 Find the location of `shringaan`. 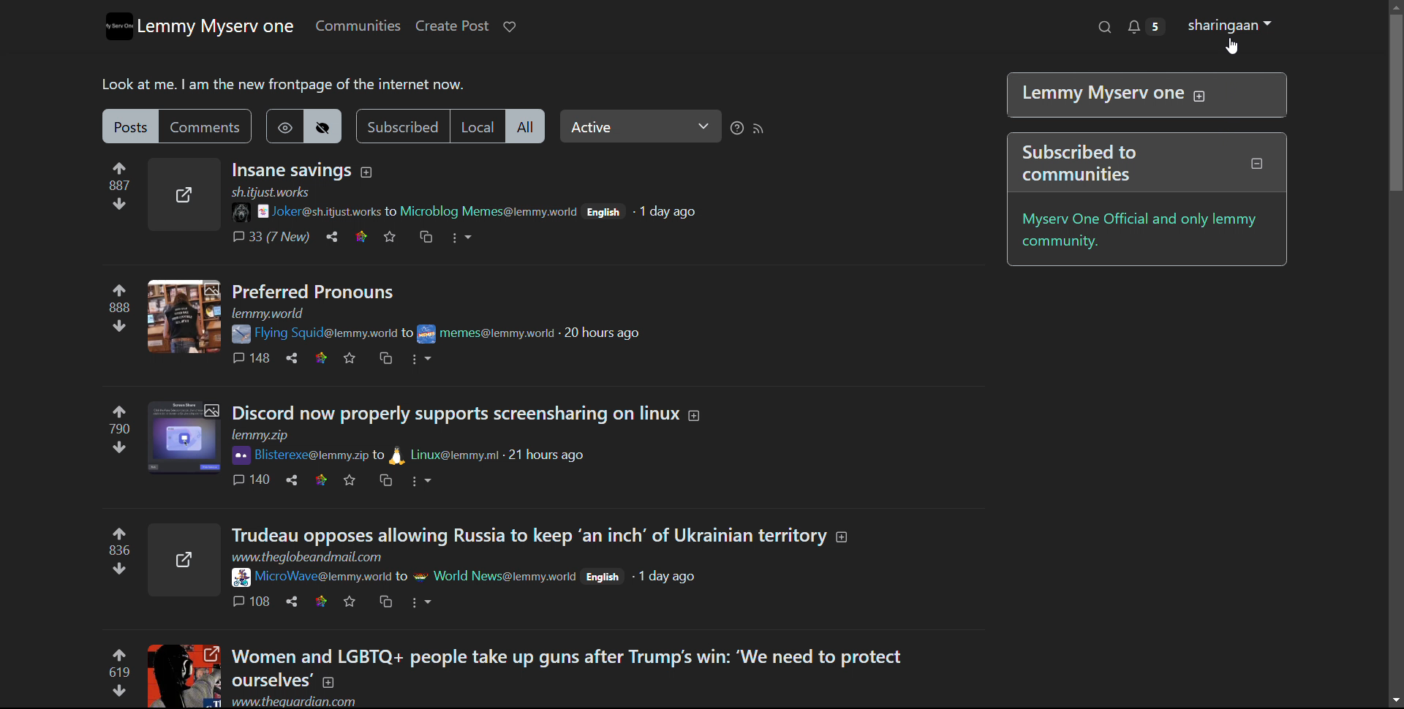

shringaan is located at coordinates (1231, 26).